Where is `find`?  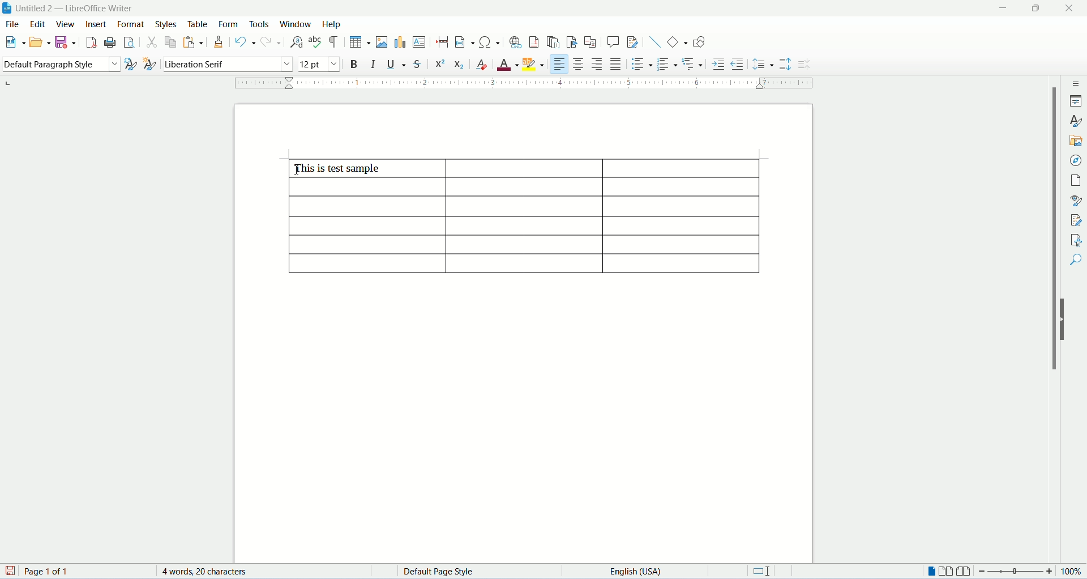
find is located at coordinates (1076, 260).